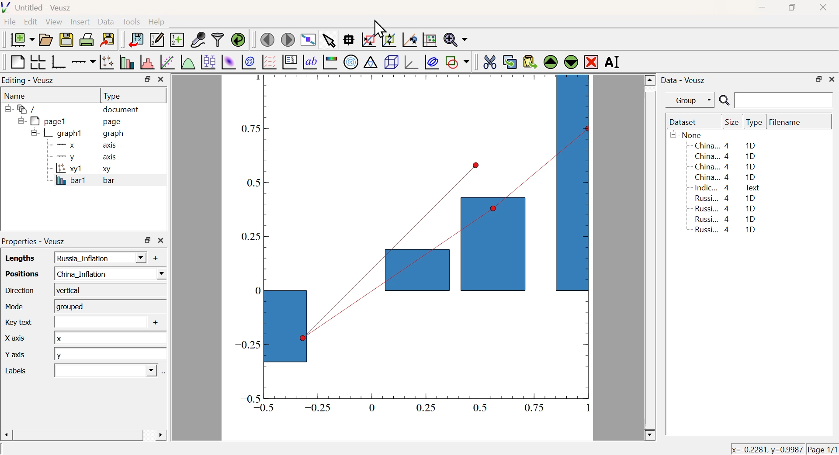  Describe the element at coordinates (38, 8) in the screenshot. I see `Untitled - Veusz` at that location.